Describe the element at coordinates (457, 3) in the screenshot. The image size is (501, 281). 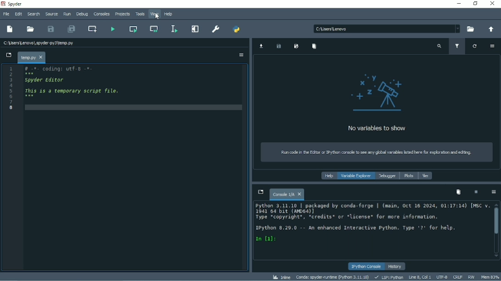
I see `Minimize` at that location.